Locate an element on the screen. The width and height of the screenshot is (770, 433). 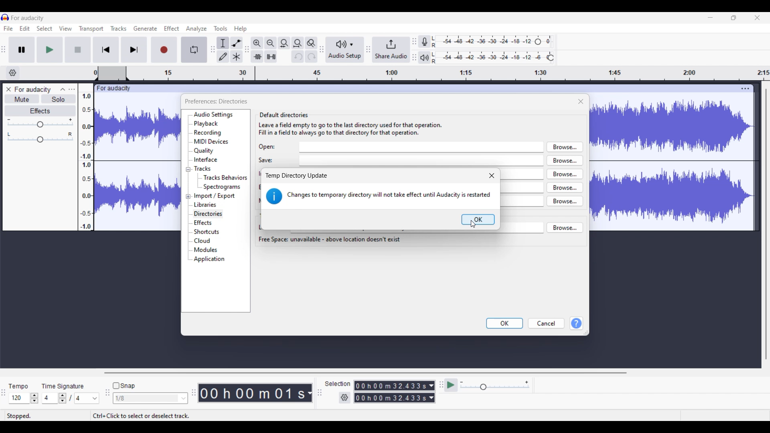
Trim audio outside selection is located at coordinates (257, 56).